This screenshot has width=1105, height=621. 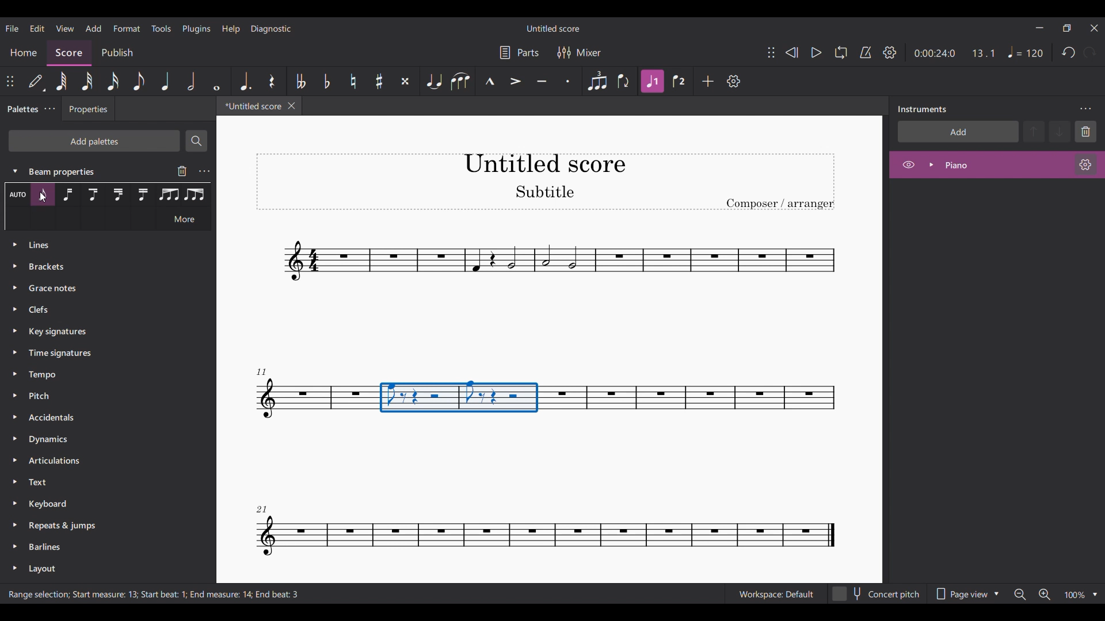 What do you see at coordinates (69, 51) in the screenshot?
I see `Score, current section highlighted` at bounding box center [69, 51].